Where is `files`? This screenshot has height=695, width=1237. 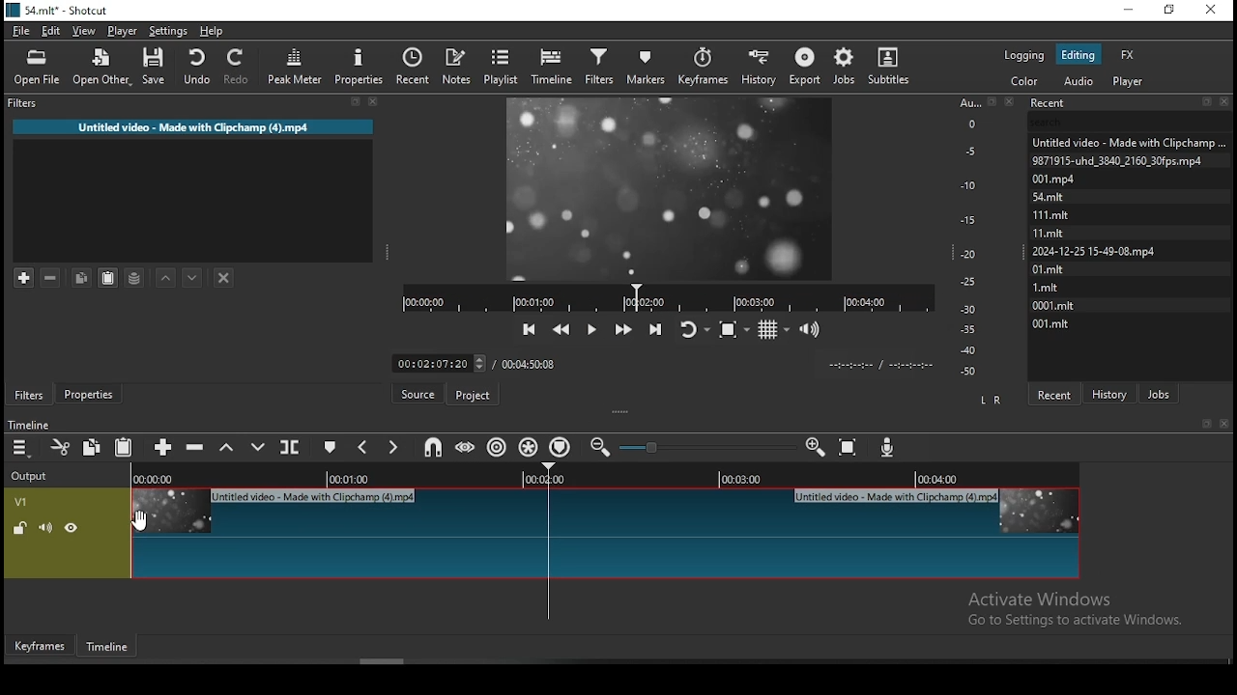 files is located at coordinates (1048, 212).